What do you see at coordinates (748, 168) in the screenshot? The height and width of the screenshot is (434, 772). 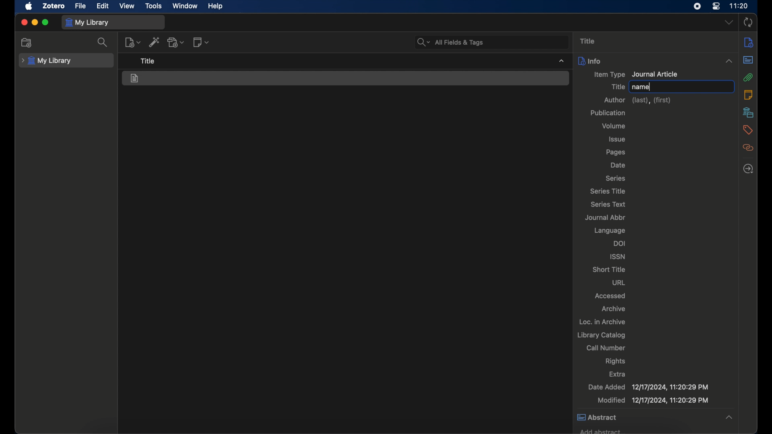 I see `locate` at bounding box center [748, 168].